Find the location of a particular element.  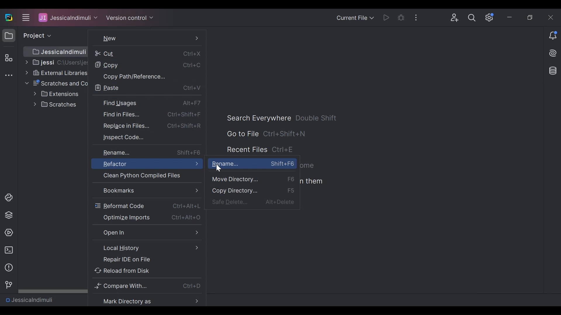

Open in is located at coordinates (146, 233).